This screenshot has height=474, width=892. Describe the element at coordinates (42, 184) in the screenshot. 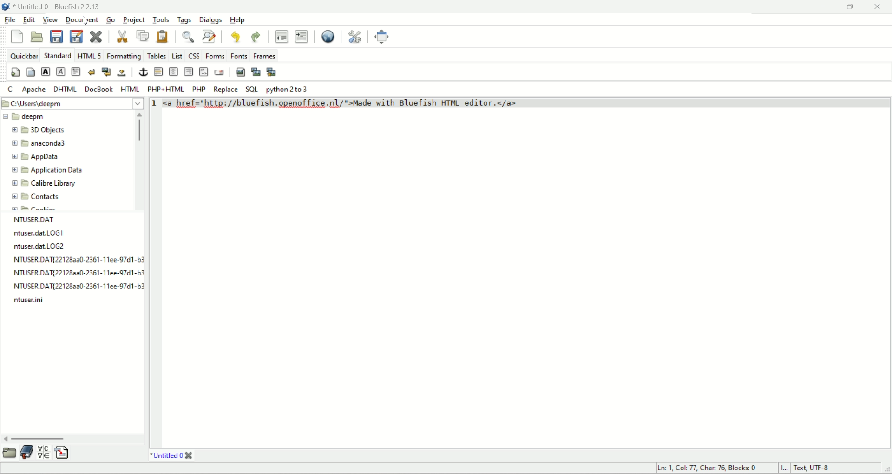

I see `calibre library` at that location.